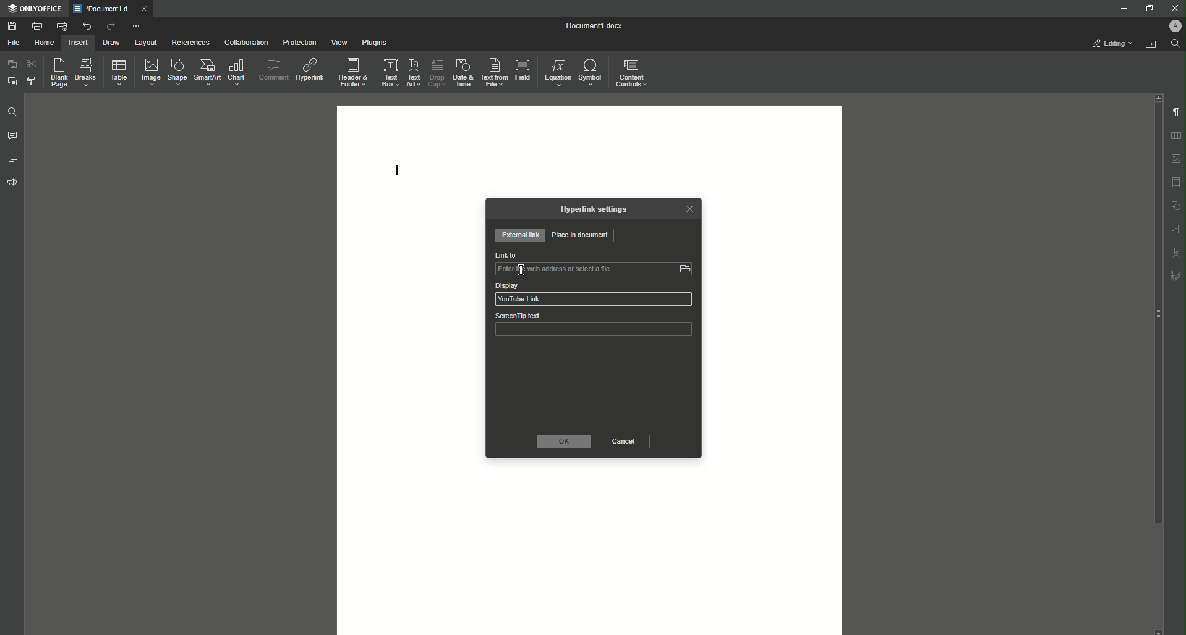 Image resolution: width=1186 pixels, height=635 pixels. Describe the element at coordinates (11, 25) in the screenshot. I see `Save` at that location.